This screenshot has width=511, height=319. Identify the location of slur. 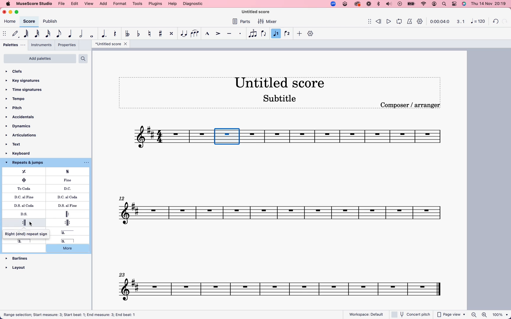
(195, 34).